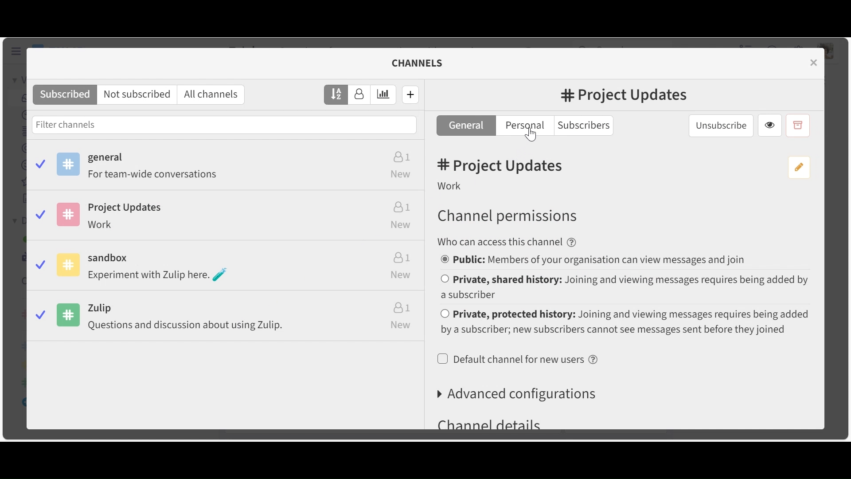 Image resolution: width=851 pixels, height=479 pixels. Describe the element at coordinates (139, 95) in the screenshot. I see `Not subscribed` at that location.